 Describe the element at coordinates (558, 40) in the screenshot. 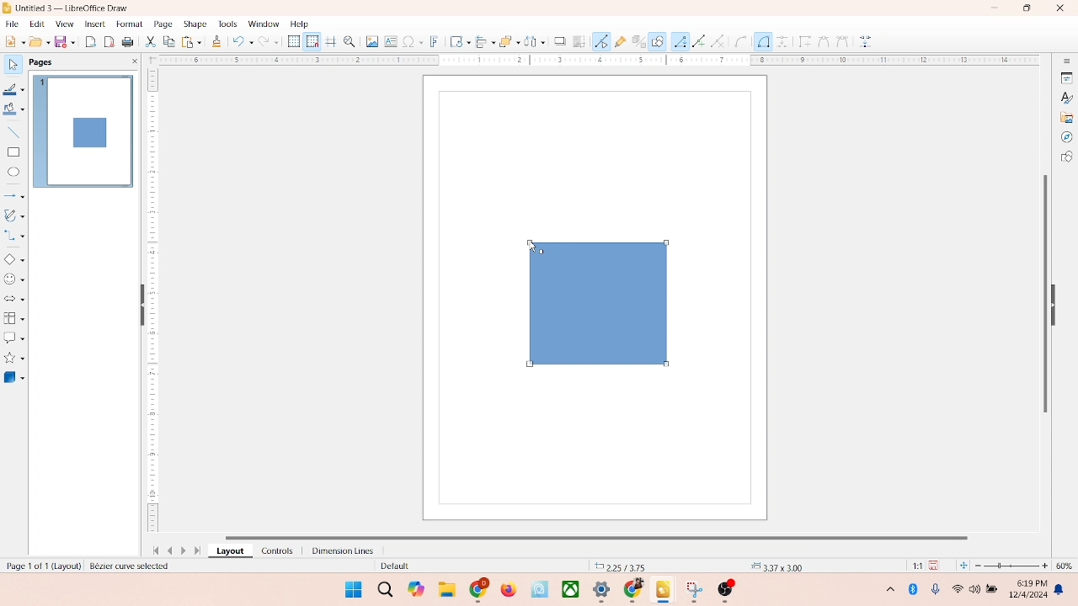

I see `shadow` at that location.